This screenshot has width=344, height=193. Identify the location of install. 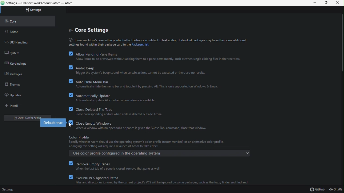
(13, 106).